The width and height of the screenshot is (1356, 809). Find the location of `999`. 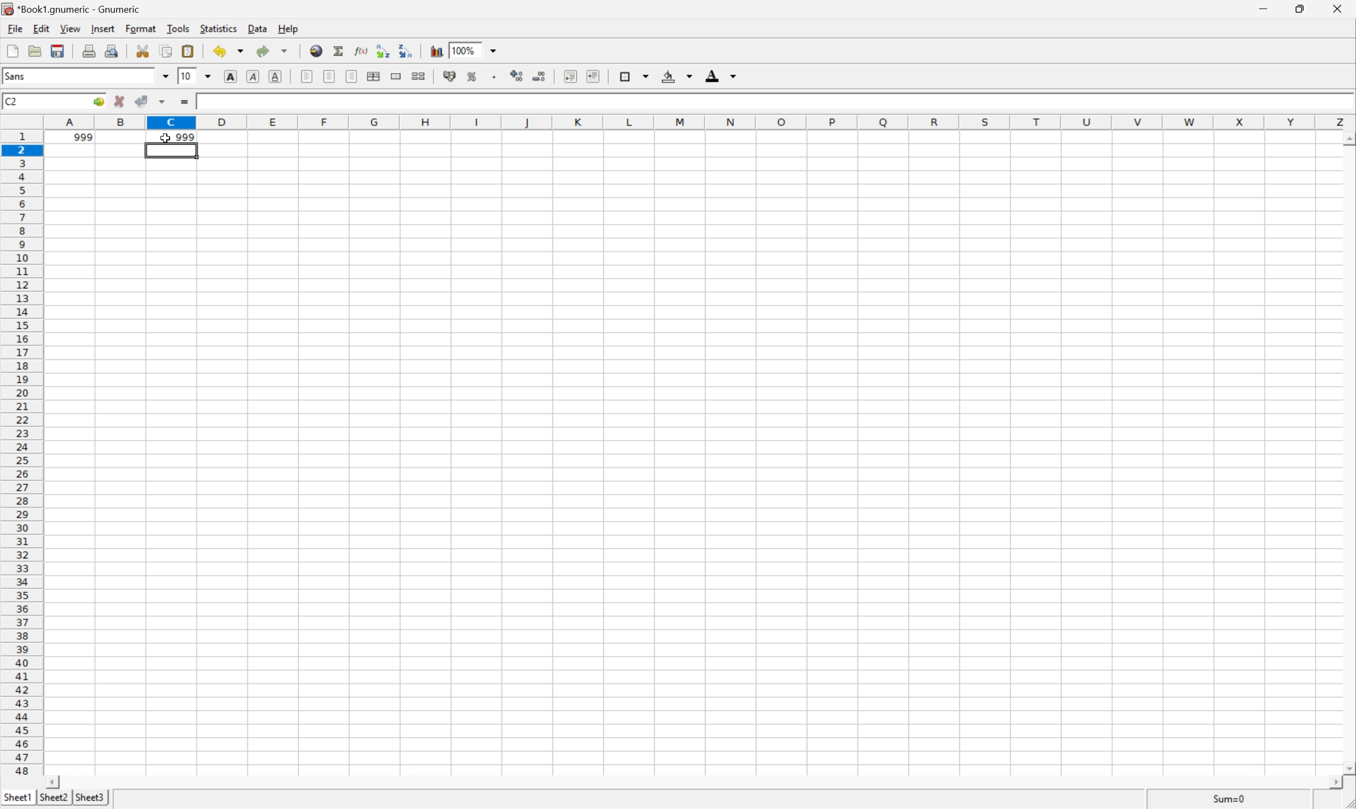

999 is located at coordinates (185, 137).